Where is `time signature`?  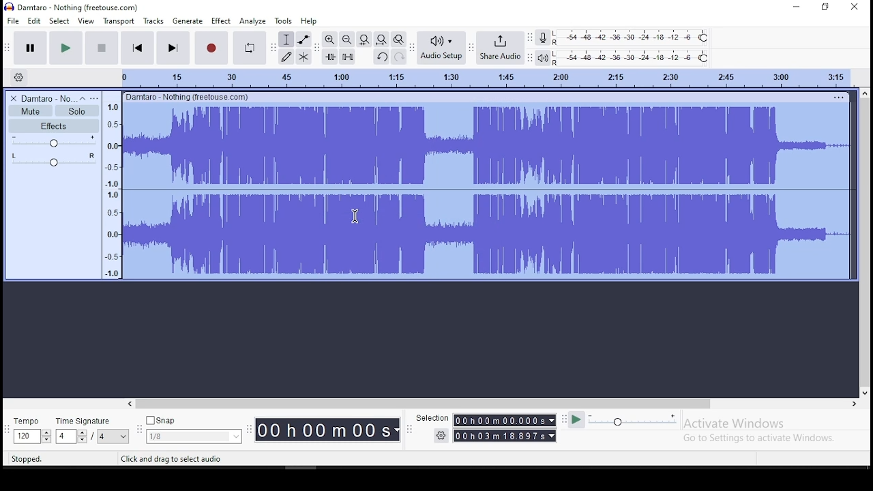
time signature is located at coordinates (85, 421).